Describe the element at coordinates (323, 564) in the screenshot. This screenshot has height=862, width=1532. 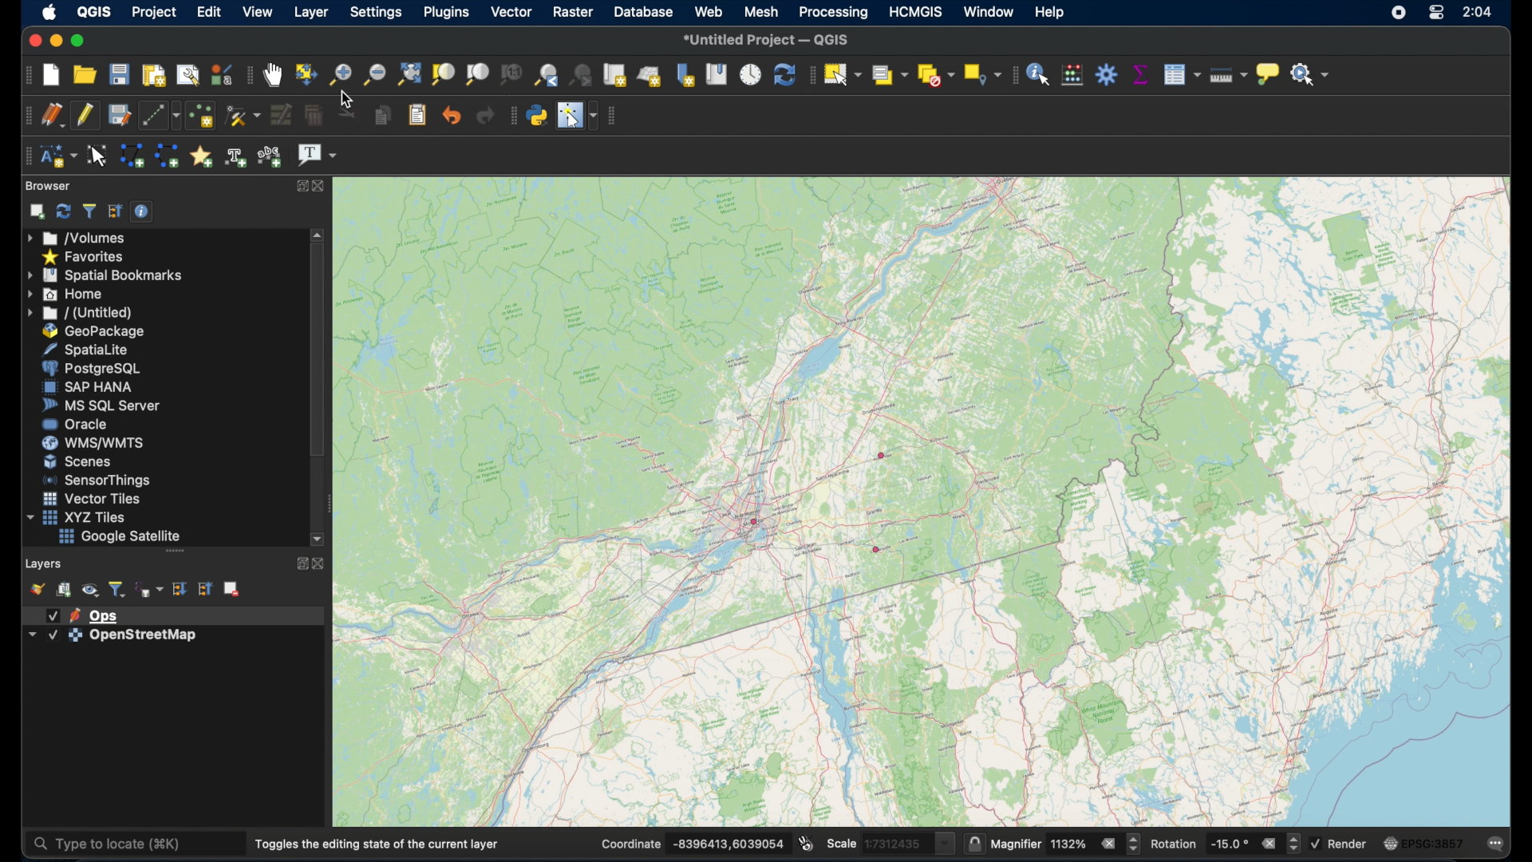
I see `close` at that location.